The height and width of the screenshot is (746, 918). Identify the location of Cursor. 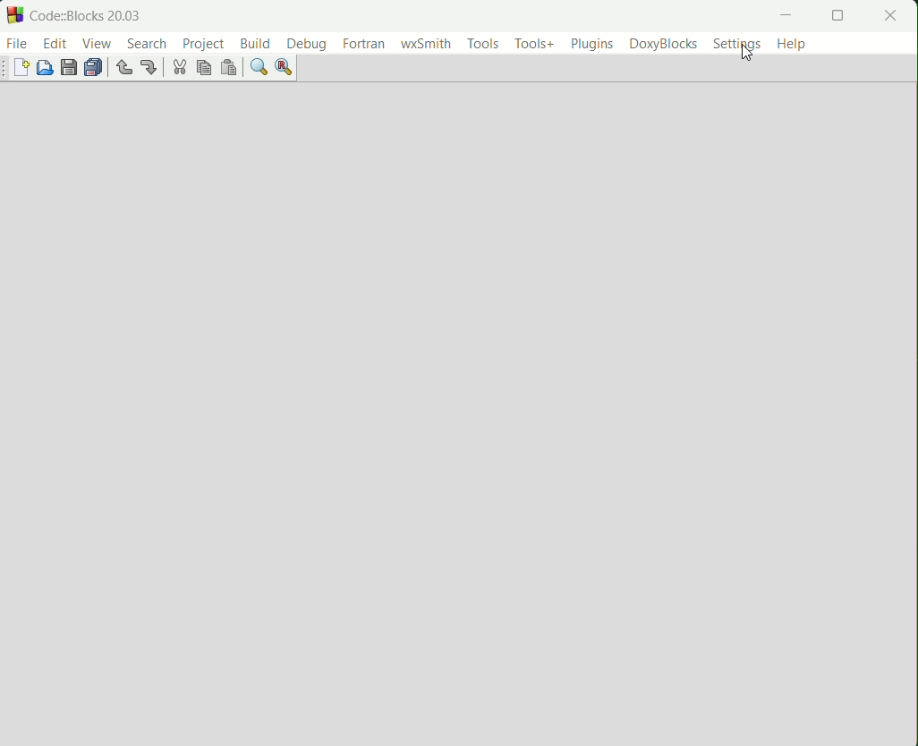
(744, 52).